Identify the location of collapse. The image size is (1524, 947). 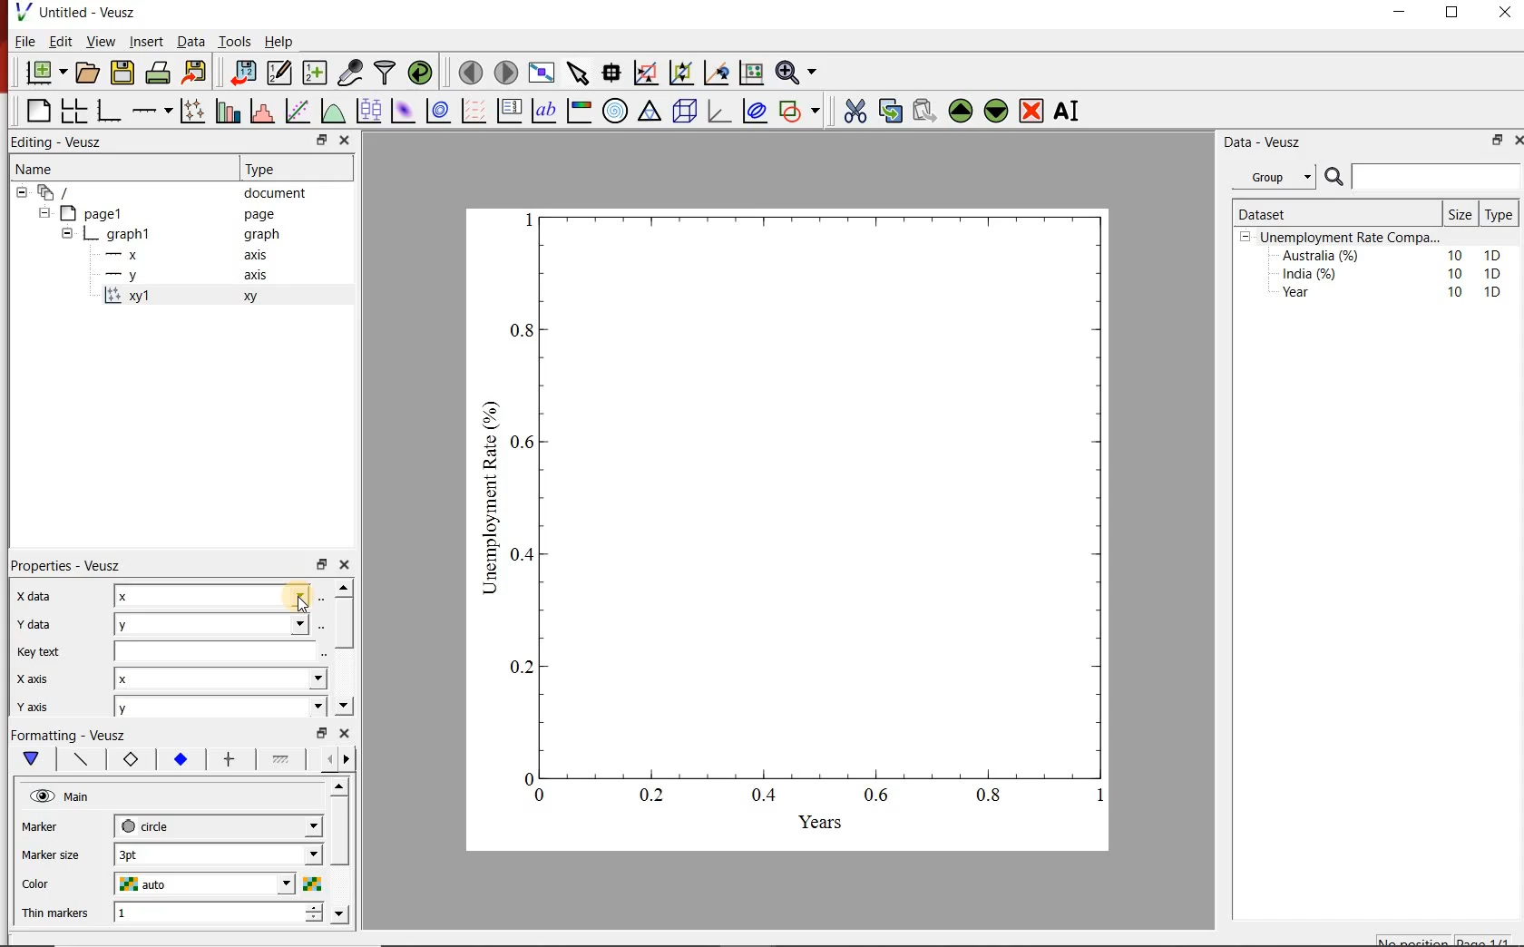
(44, 213).